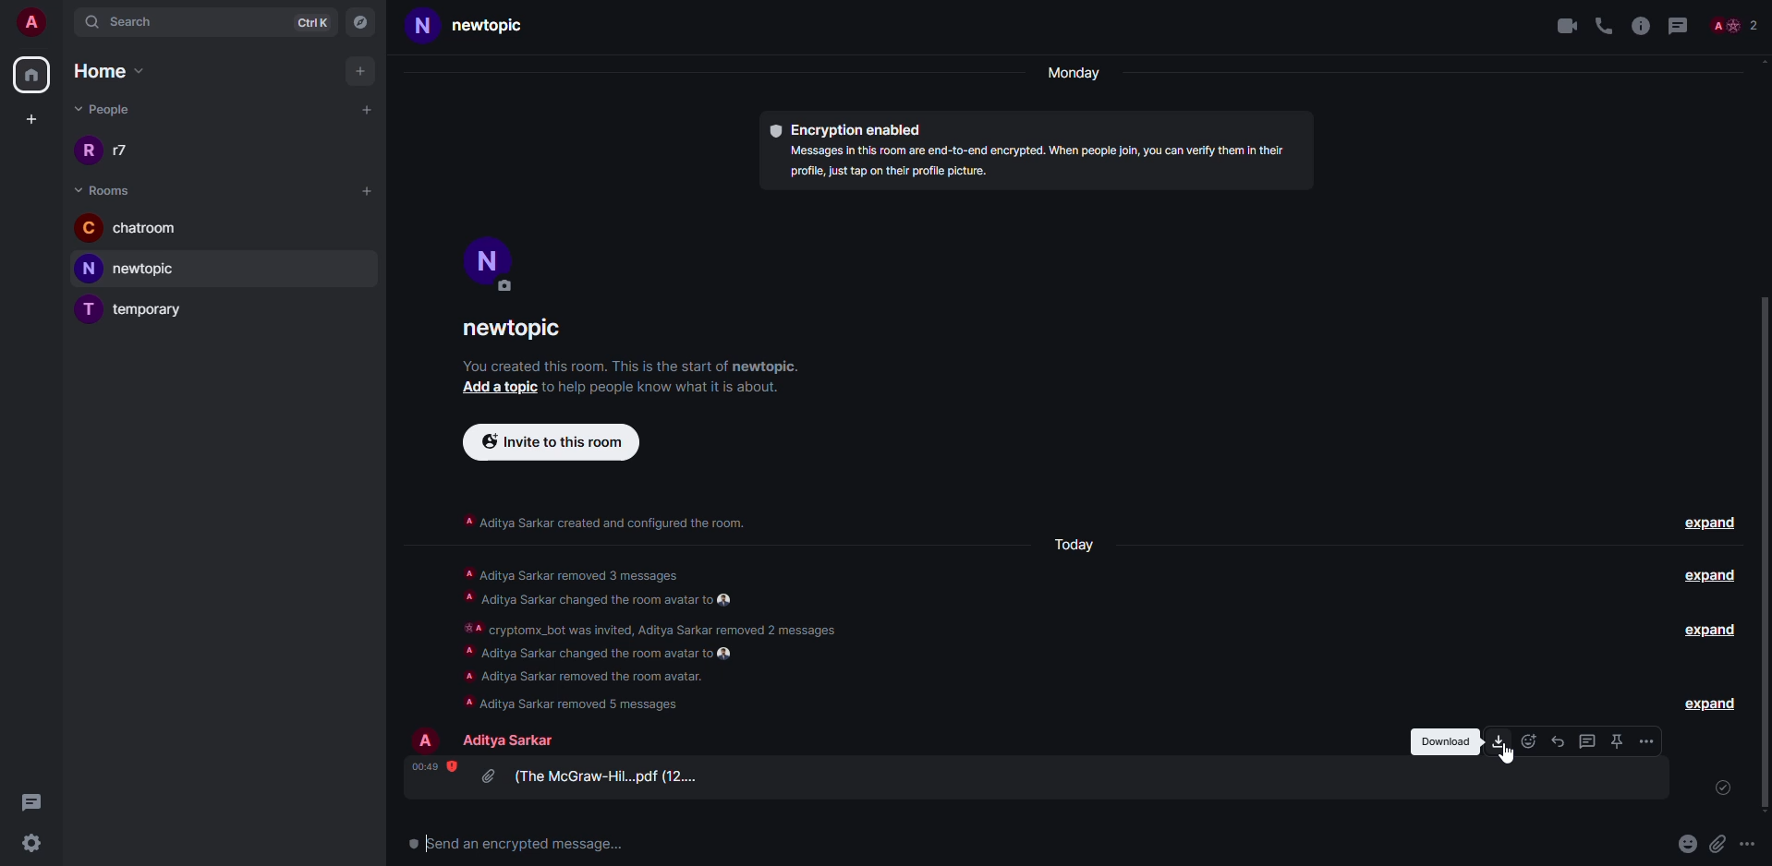 The height and width of the screenshot is (866, 1772). I want to click on react, so click(1527, 740).